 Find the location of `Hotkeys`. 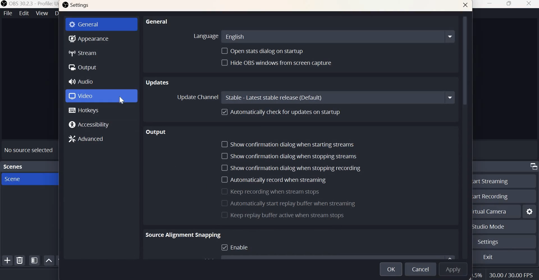

Hotkeys is located at coordinates (84, 110).